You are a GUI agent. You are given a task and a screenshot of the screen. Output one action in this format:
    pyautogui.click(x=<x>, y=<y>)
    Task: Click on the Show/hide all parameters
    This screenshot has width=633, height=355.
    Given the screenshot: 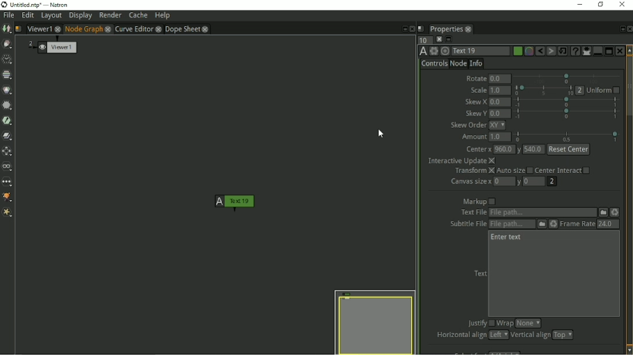 What is the action you would take?
    pyautogui.click(x=586, y=51)
    